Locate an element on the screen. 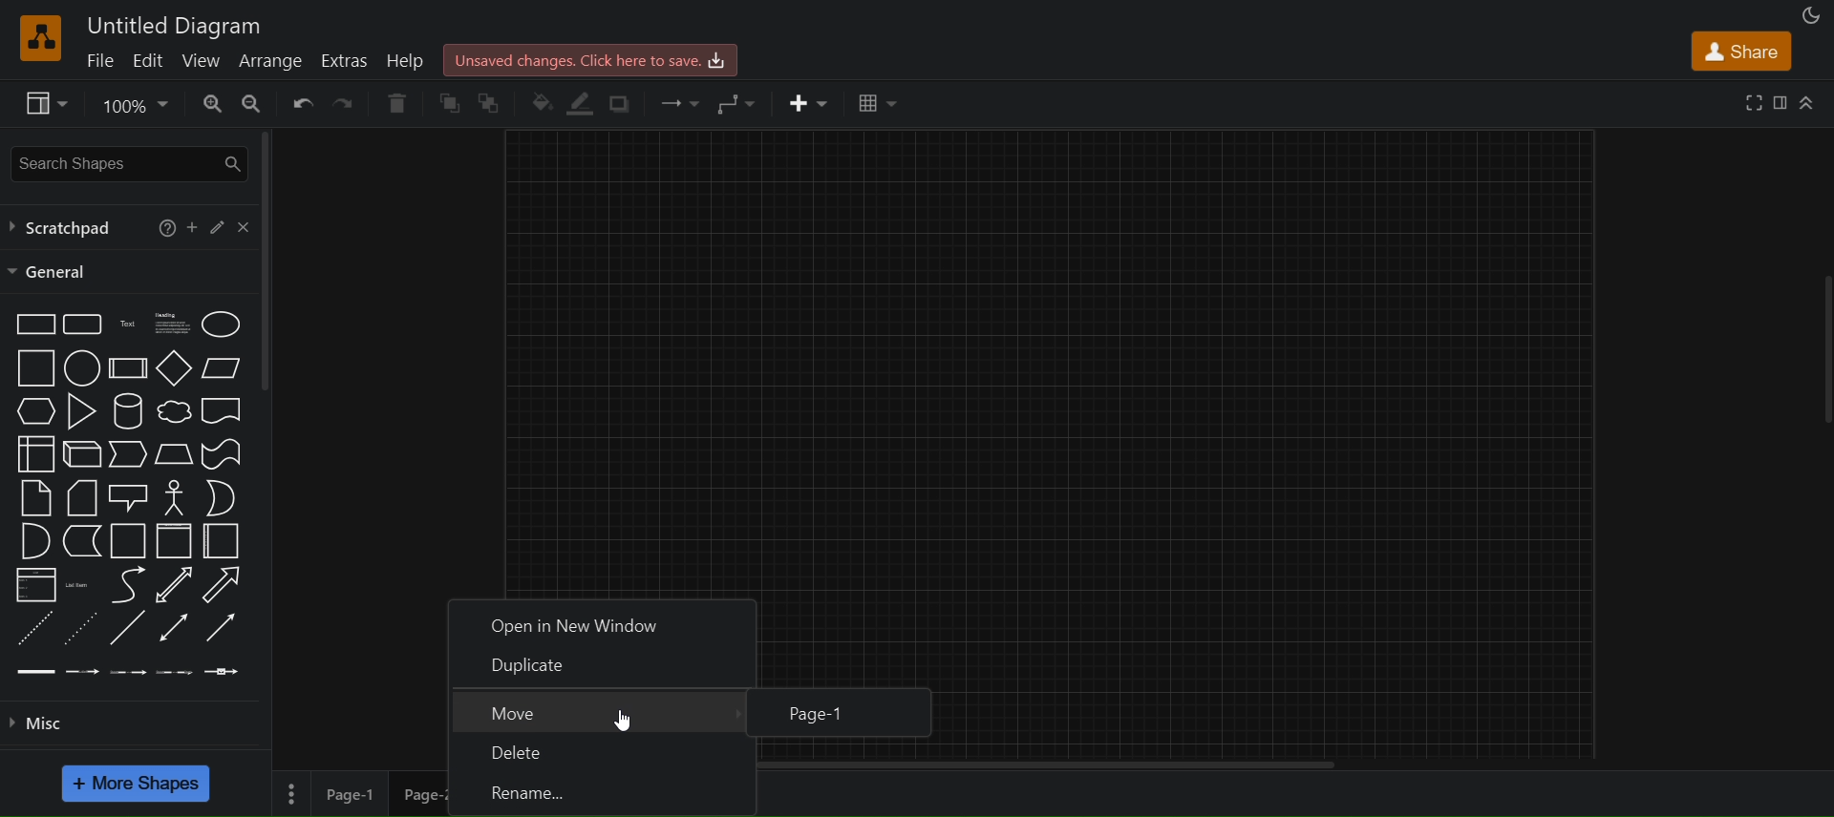 Image resolution: width=1834 pixels, height=817 pixels. connector with 3 labels is located at coordinates (172, 671).